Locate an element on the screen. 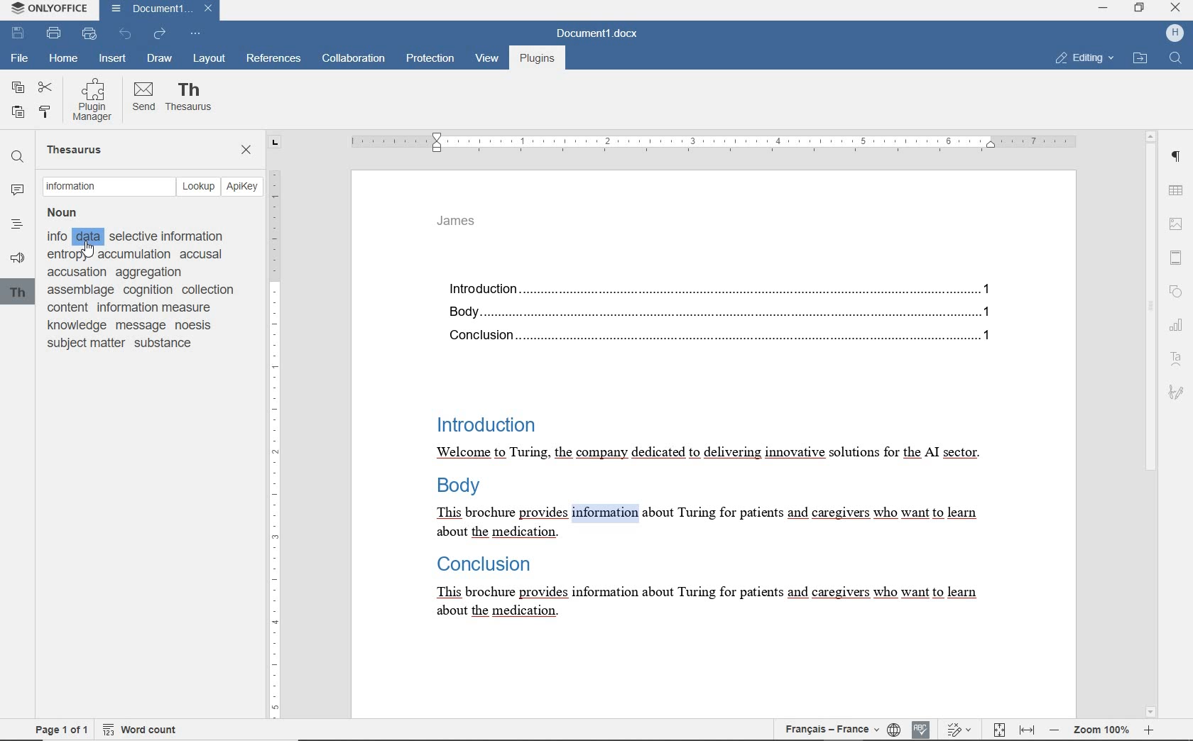 This screenshot has width=1193, height=741. TEXT ART is located at coordinates (1177, 357).